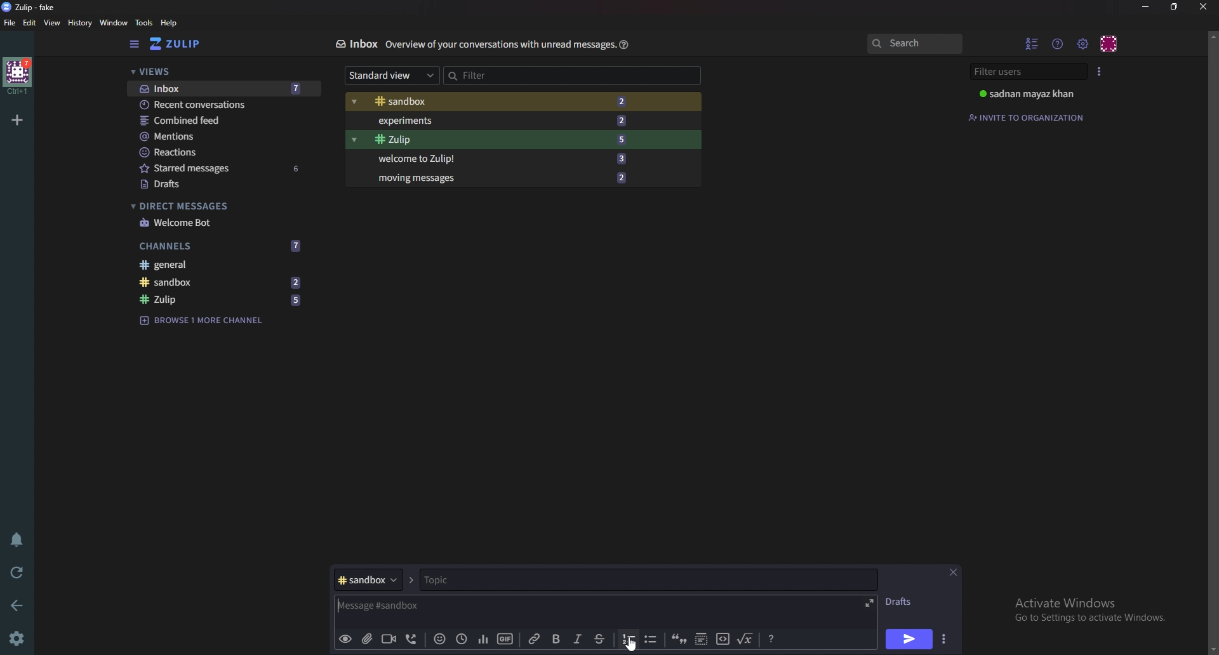 This screenshot has height=655, width=1219. Describe the element at coordinates (223, 137) in the screenshot. I see `mentions` at that location.